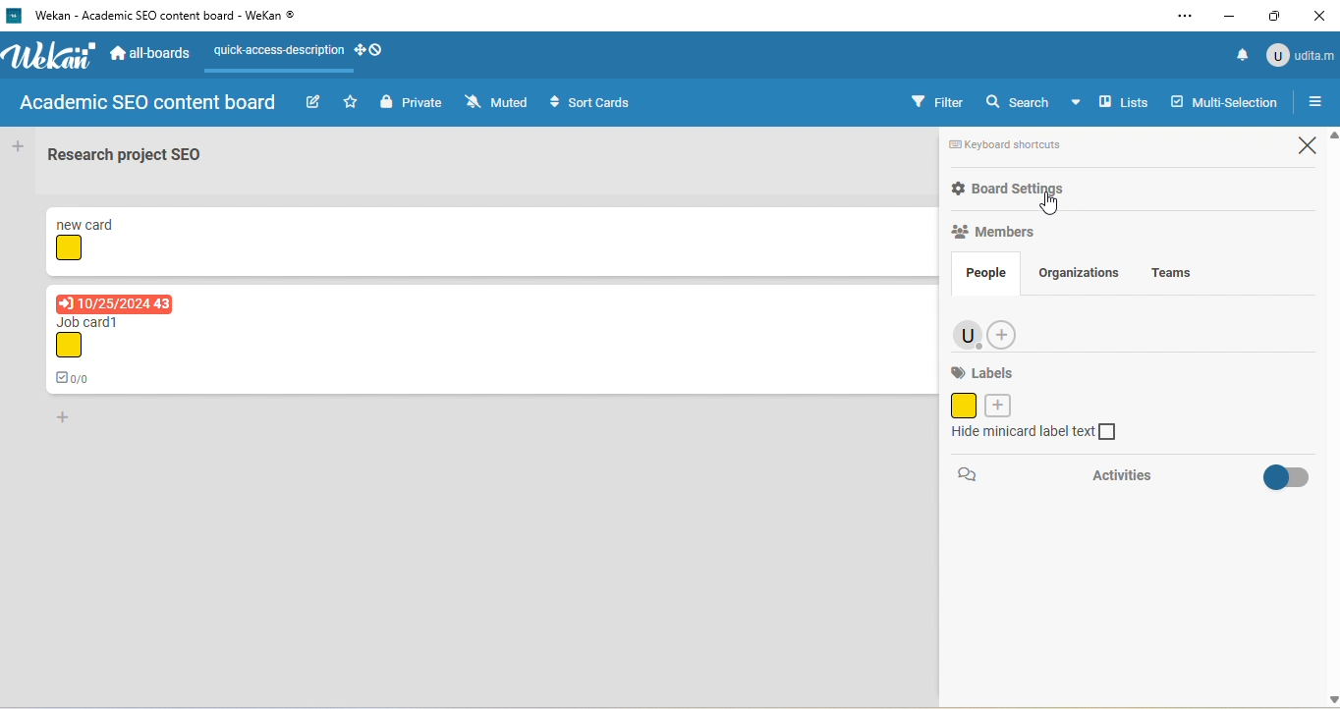  What do you see at coordinates (934, 101) in the screenshot?
I see `filter` at bounding box center [934, 101].